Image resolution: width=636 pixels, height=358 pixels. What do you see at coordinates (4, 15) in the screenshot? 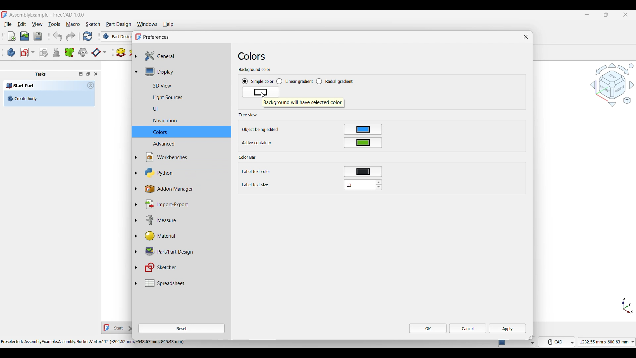
I see `Software logo` at bounding box center [4, 15].